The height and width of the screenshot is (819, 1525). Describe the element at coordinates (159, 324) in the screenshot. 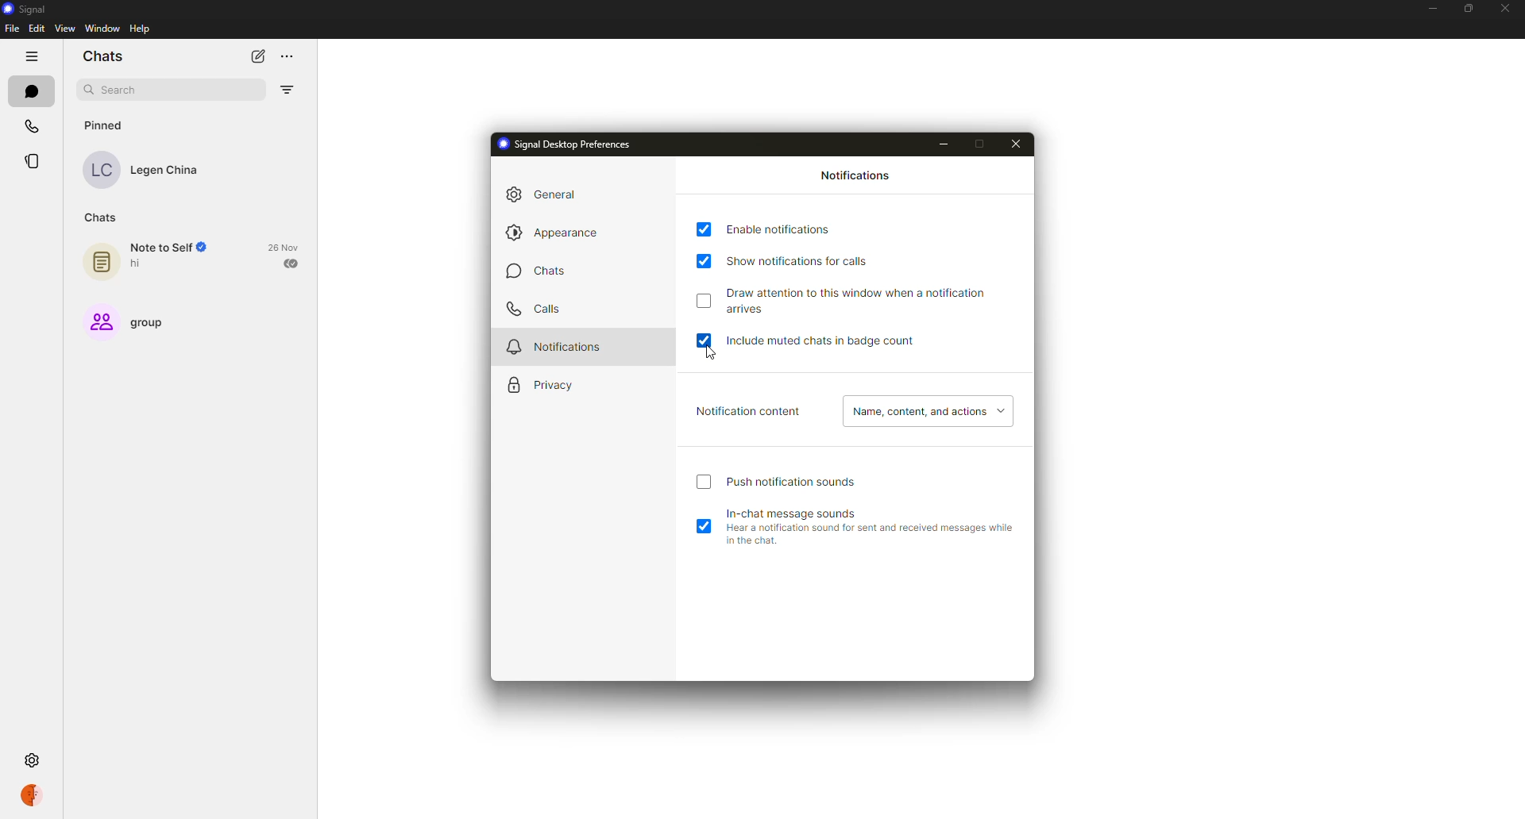

I see `group` at that location.